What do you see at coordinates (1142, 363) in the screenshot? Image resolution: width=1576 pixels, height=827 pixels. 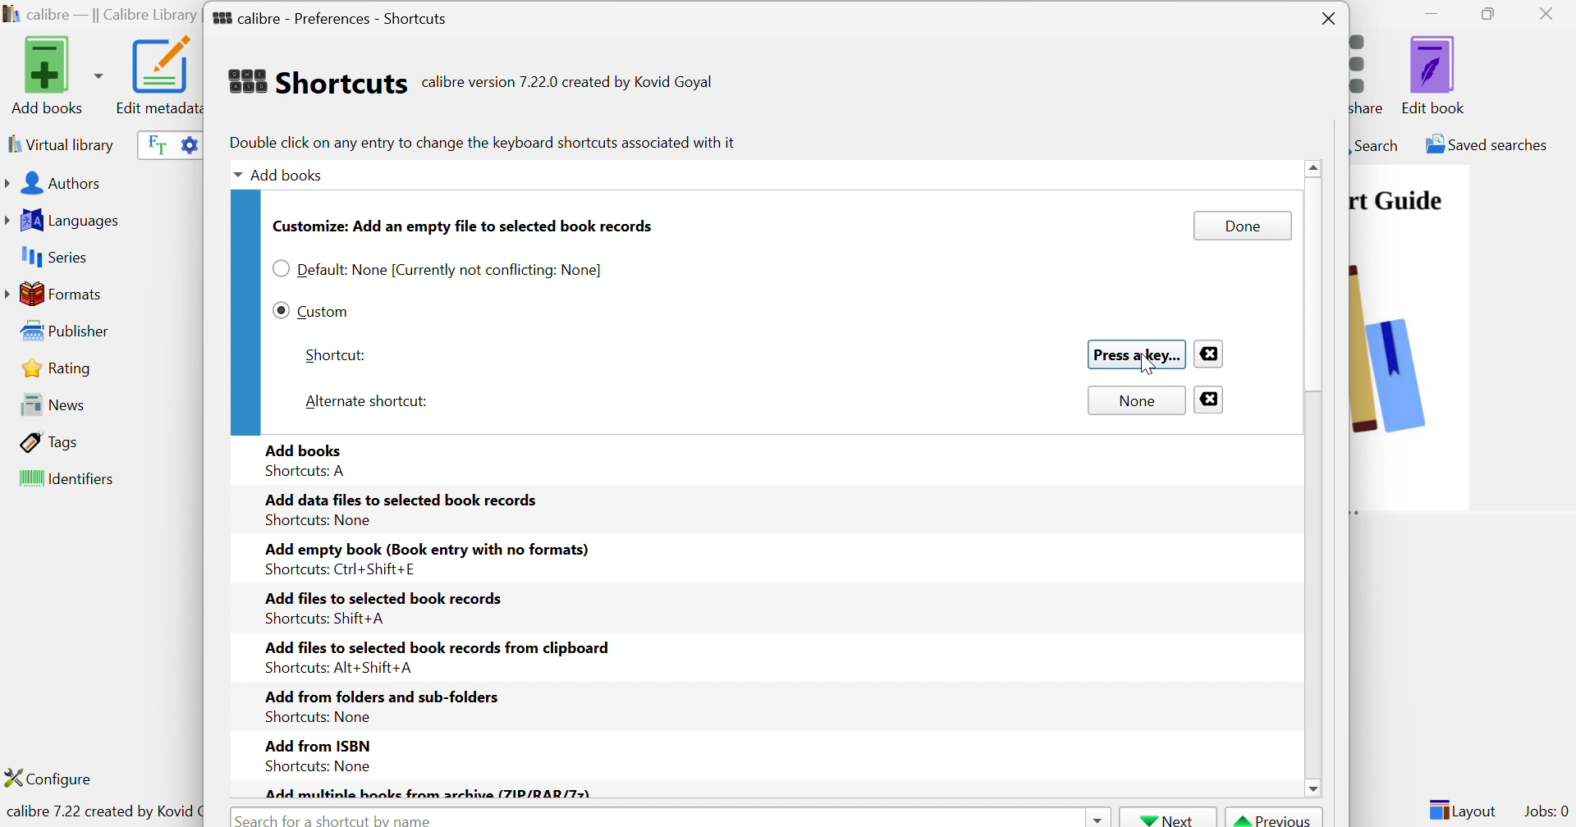 I see `Cursor` at bounding box center [1142, 363].